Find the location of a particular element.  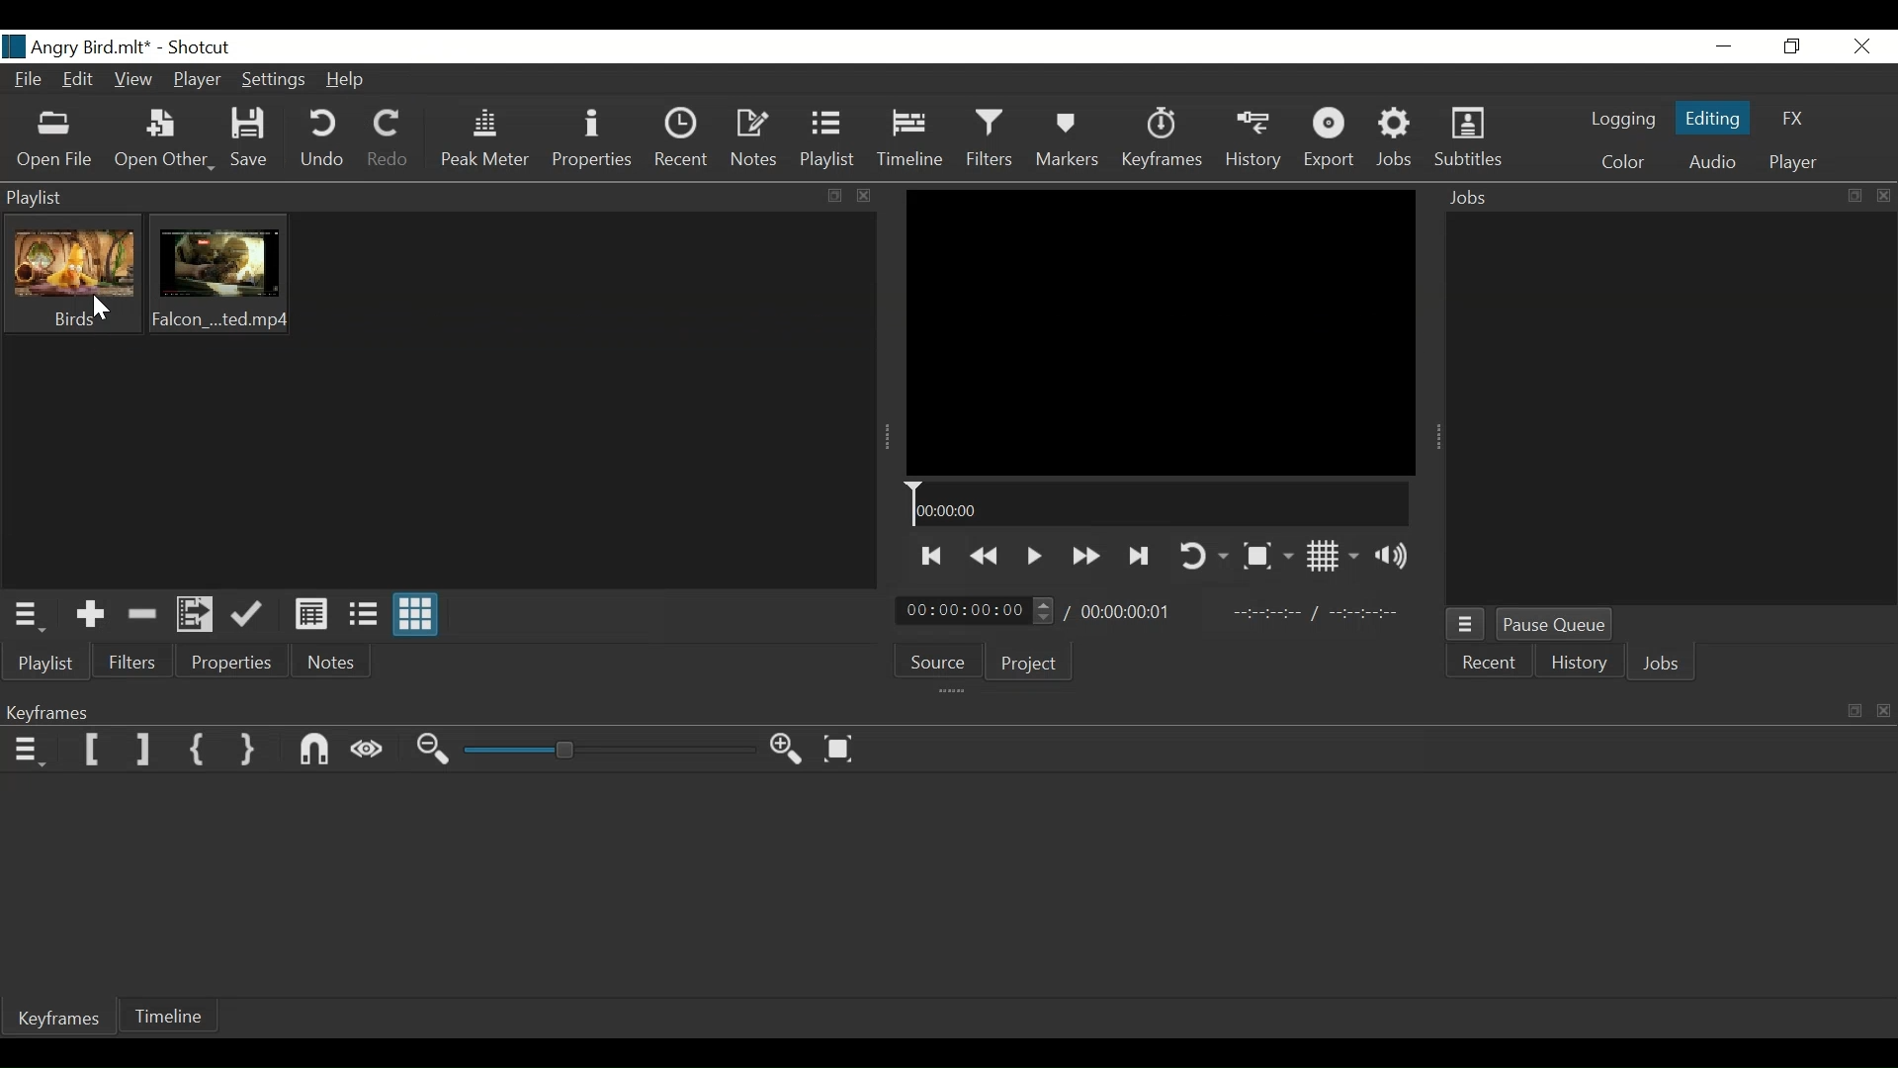

History is located at coordinates (1582, 664).